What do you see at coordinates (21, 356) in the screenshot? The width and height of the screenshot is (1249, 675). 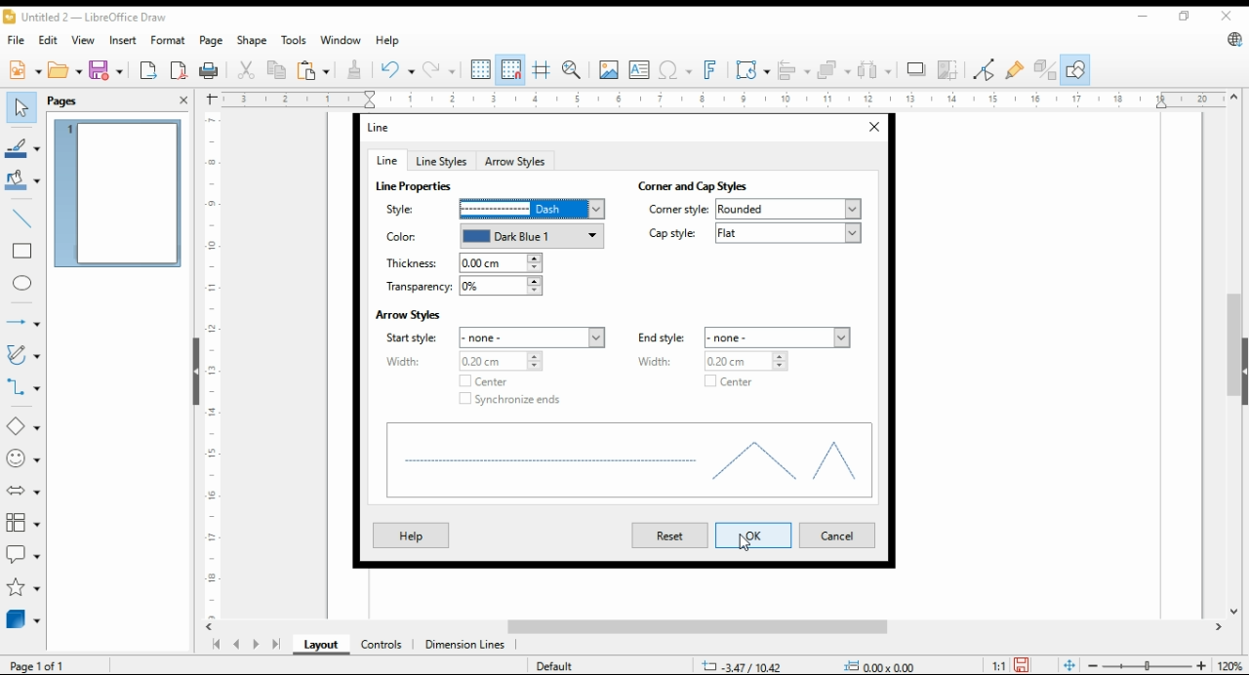 I see `curves and polygons` at bounding box center [21, 356].